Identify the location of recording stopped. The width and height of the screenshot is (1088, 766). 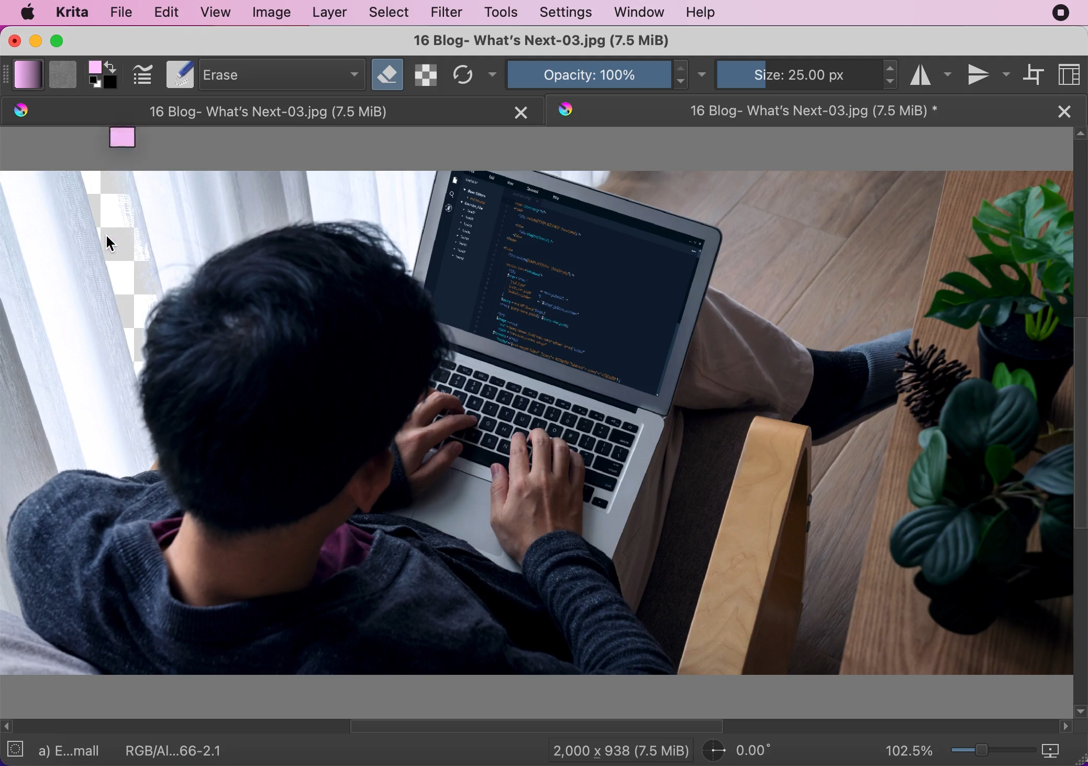
(1062, 13).